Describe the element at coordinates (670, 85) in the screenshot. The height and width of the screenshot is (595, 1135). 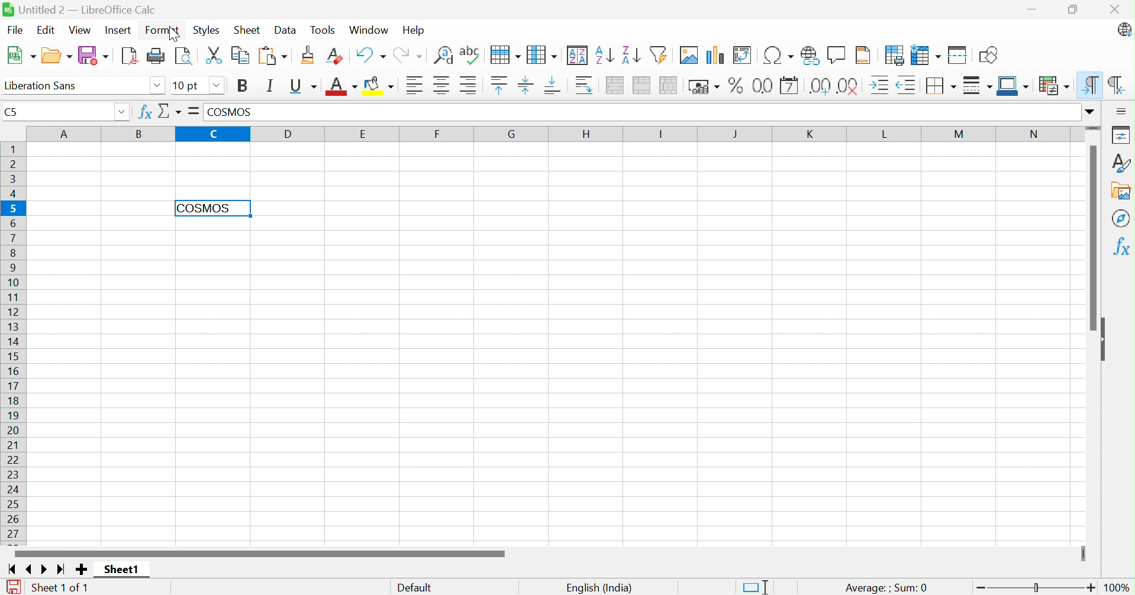
I see `Unmerge Cells` at that location.